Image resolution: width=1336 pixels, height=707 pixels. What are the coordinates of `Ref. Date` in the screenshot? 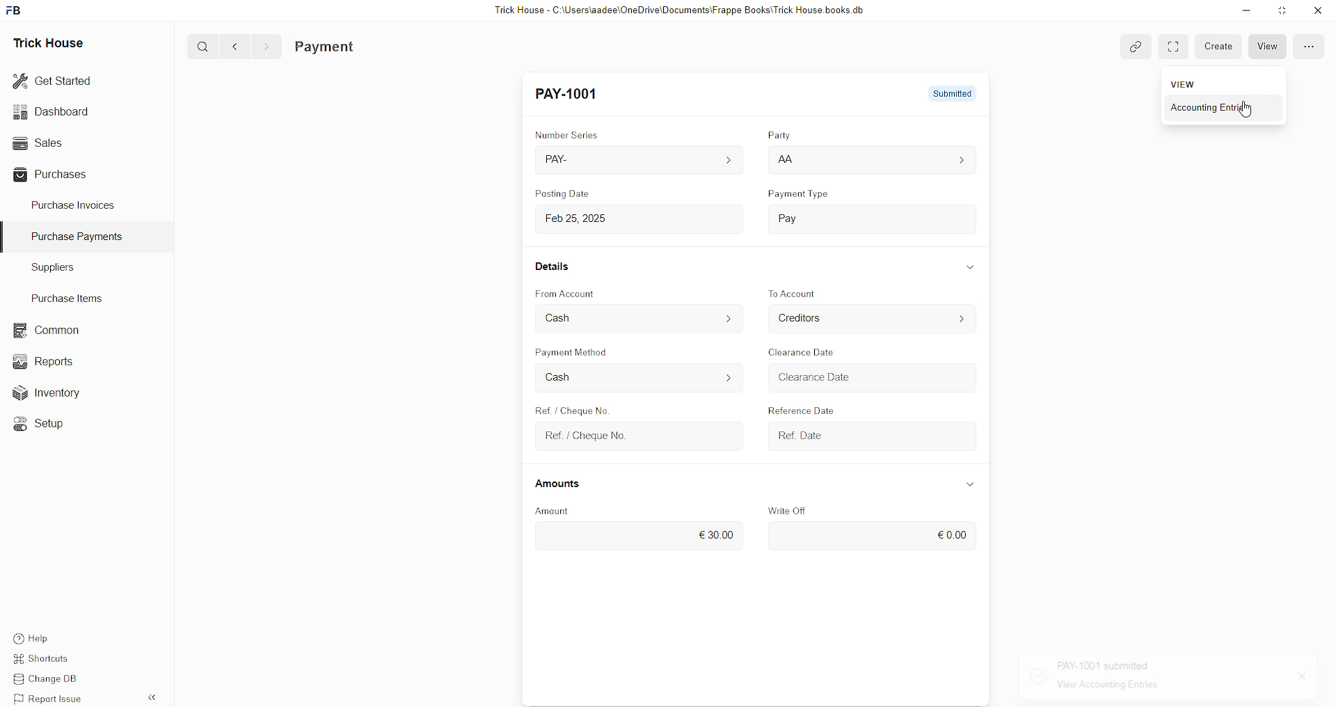 It's located at (807, 433).